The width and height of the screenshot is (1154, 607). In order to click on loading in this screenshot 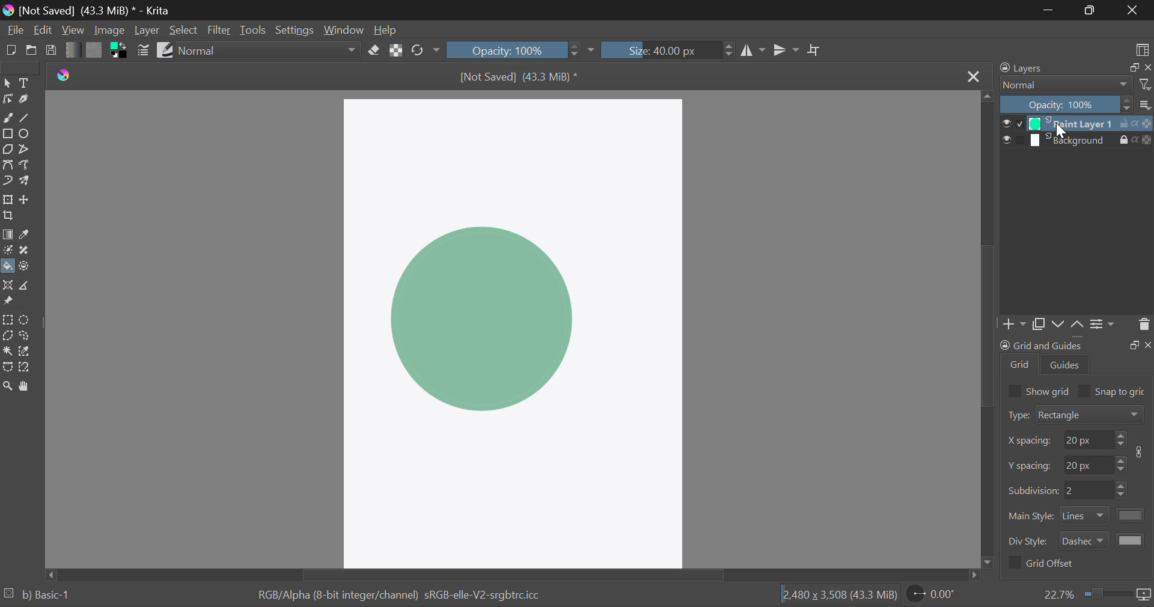, I will do `click(7, 591)`.